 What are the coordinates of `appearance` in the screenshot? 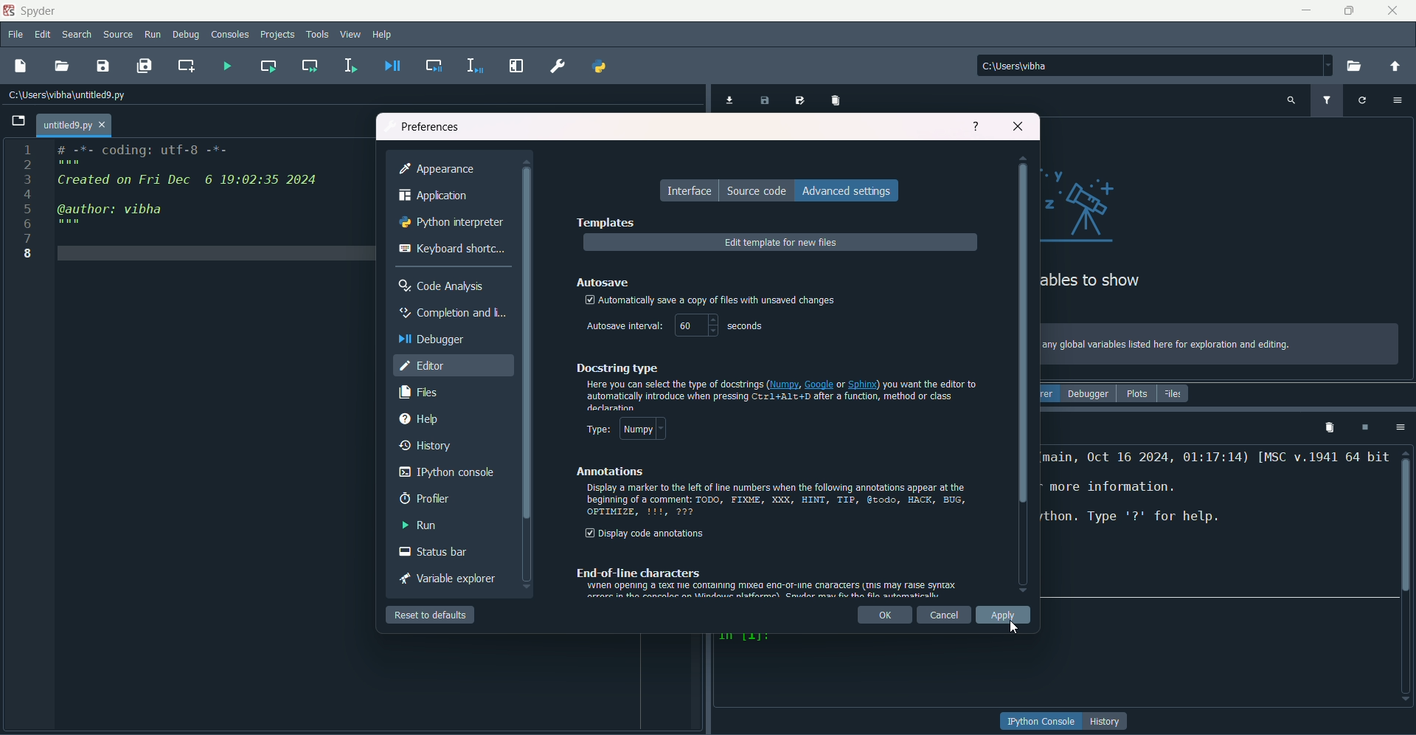 It's located at (439, 168).